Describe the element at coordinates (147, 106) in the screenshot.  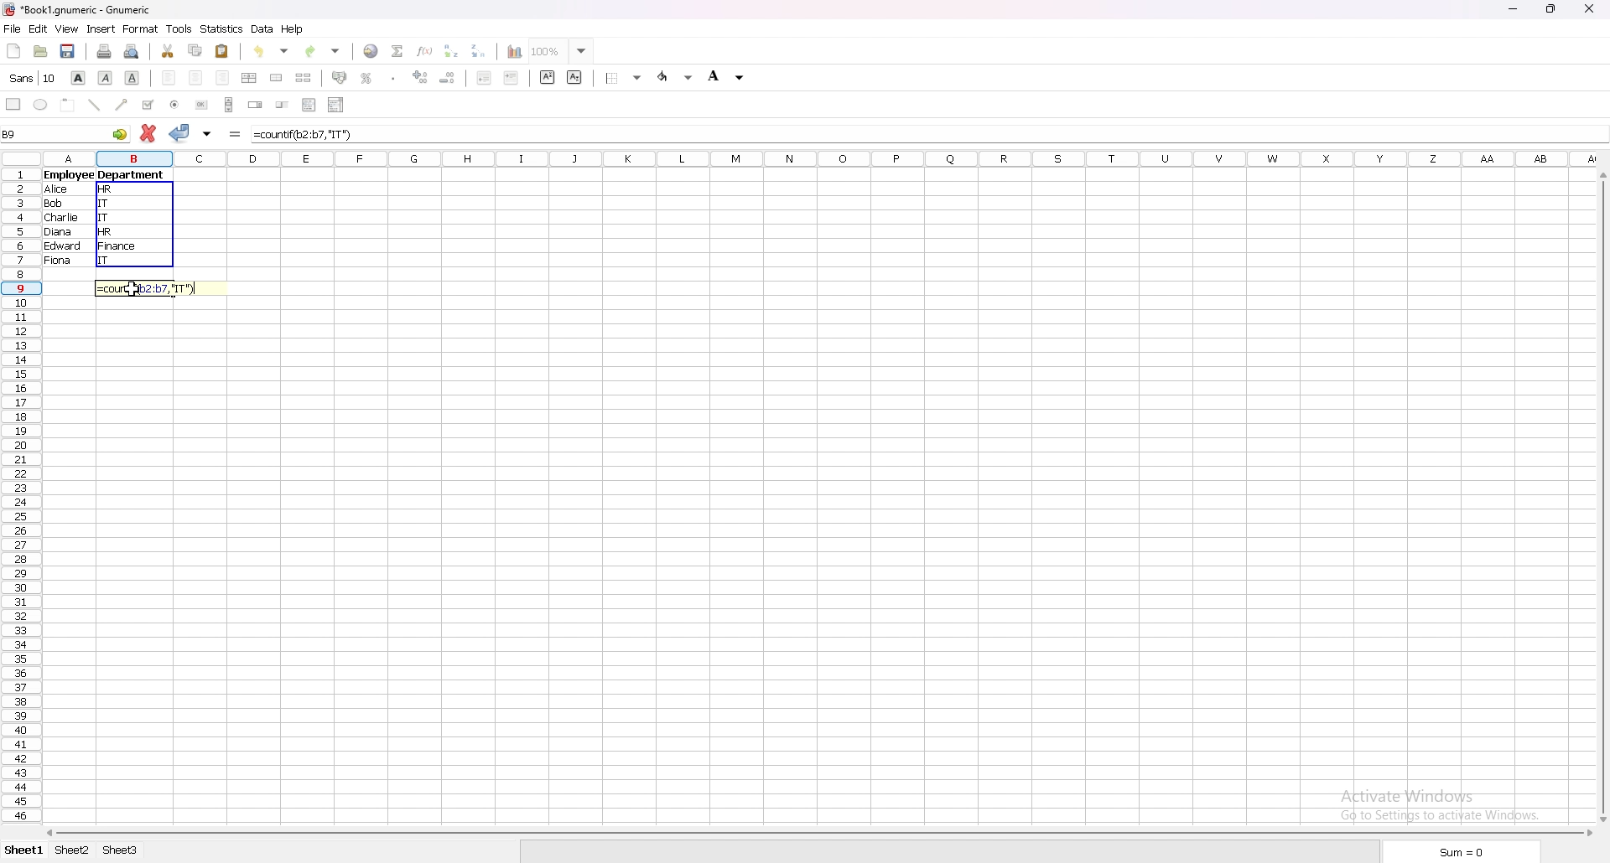
I see `tickbox` at that location.